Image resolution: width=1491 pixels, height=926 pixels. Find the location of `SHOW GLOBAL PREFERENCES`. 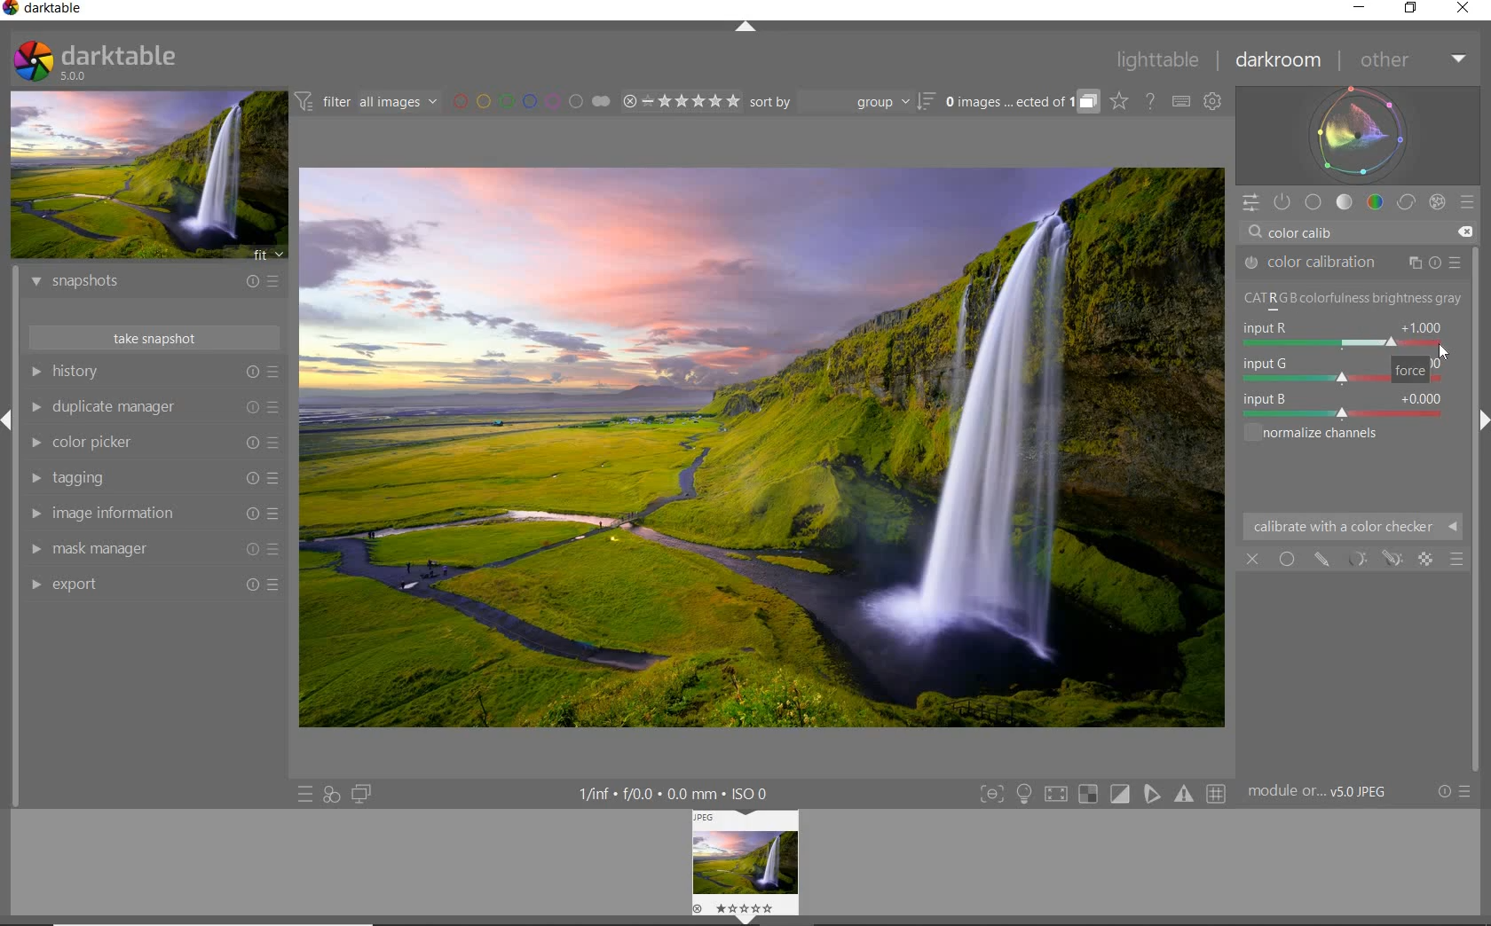

SHOW GLOBAL PREFERENCES is located at coordinates (1212, 101).